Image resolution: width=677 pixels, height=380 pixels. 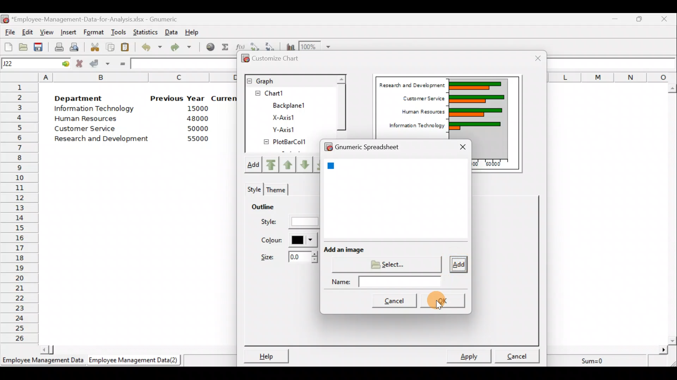 I want to click on Sort in descending order, so click(x=271, y=45).